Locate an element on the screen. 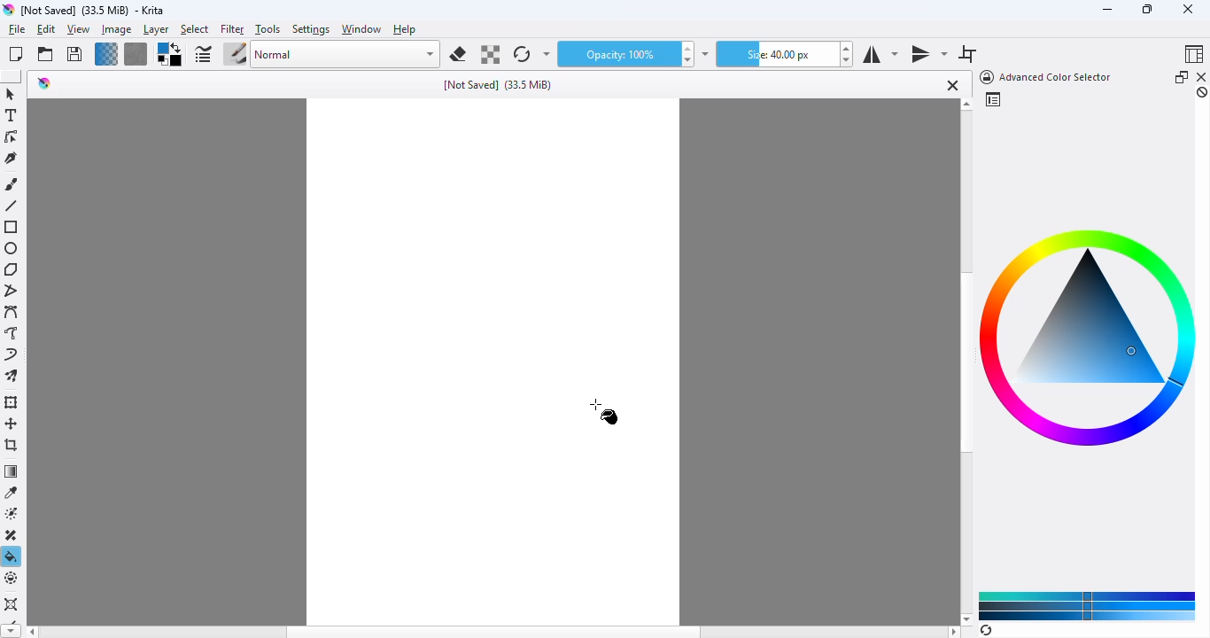  logo is located at coordinates (44, 83).